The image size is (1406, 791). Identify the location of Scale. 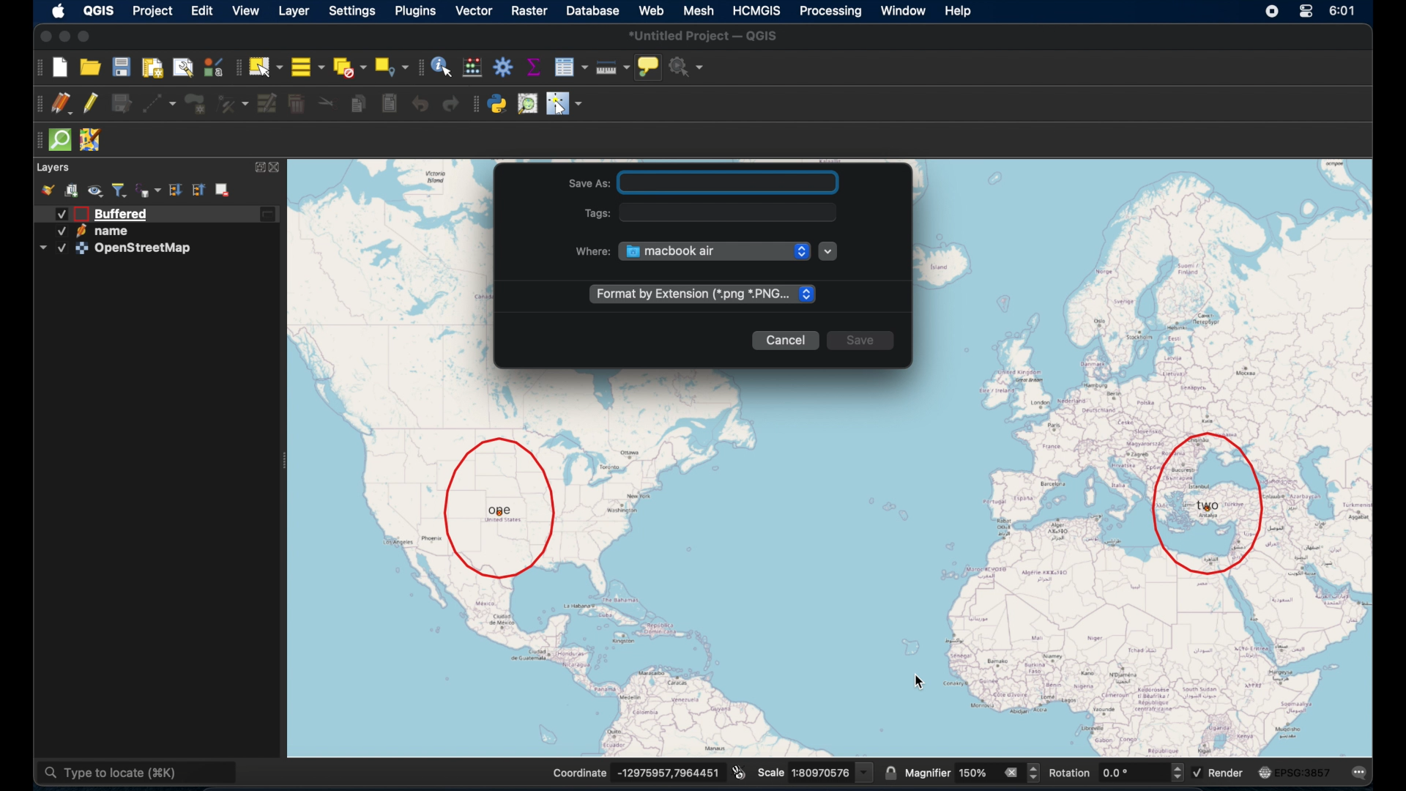
(771, 773).